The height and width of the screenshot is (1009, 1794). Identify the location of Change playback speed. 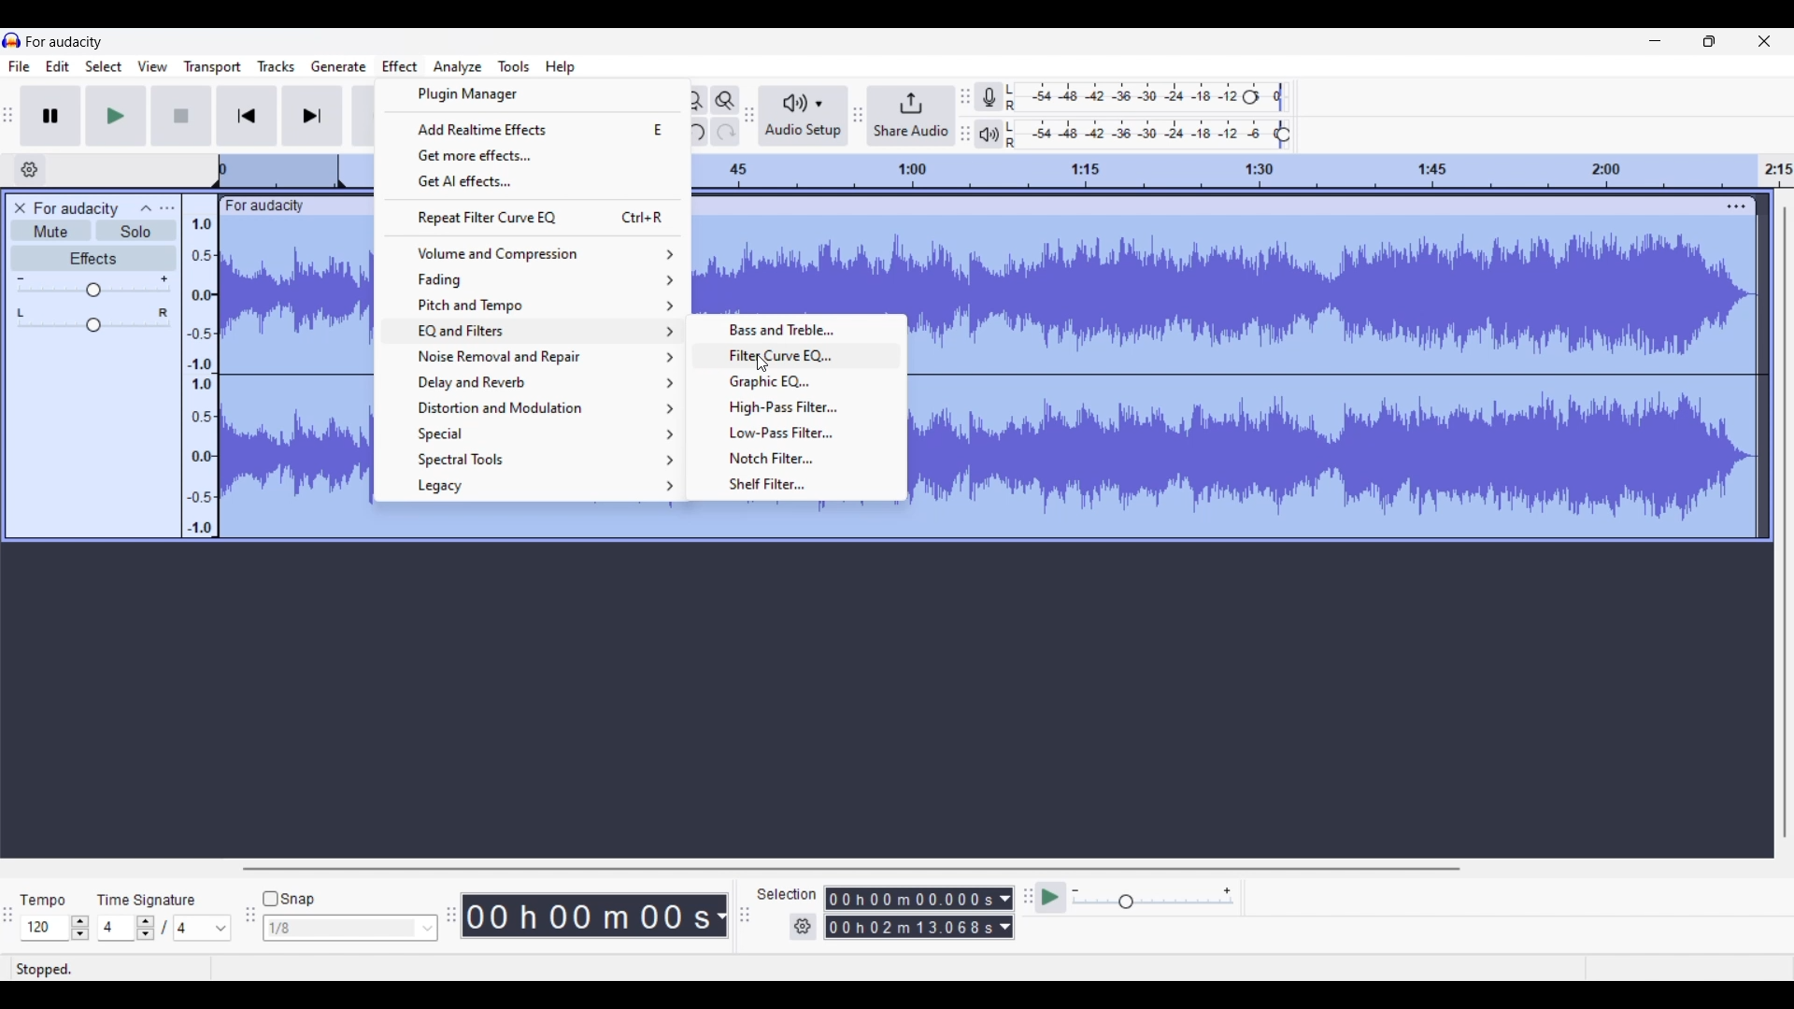
(1152, 902).